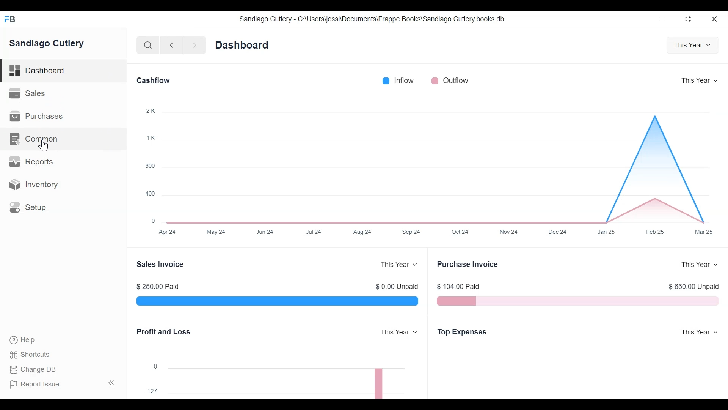 The width and height of the screenshot is (728, 410). What do you see at coordinates (397, 286) in the screenshot?
I see `$ 0.00 Unpaid` at bounding box center [397, 286].